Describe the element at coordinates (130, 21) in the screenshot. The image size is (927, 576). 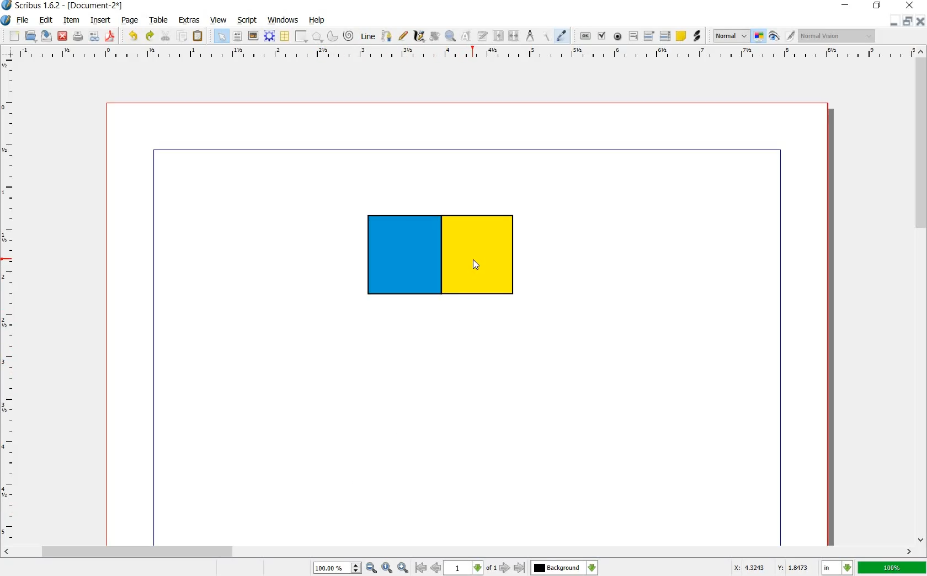
I see `page` at that location.